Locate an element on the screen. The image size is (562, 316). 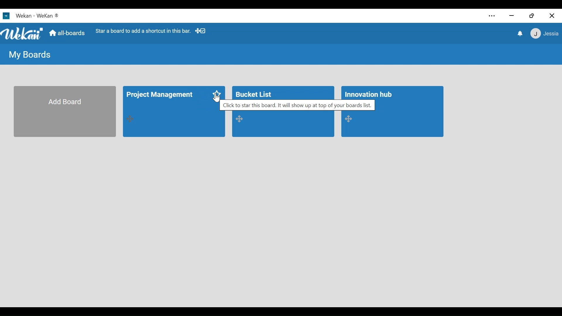
minimize is located at coordinates (511, 16).